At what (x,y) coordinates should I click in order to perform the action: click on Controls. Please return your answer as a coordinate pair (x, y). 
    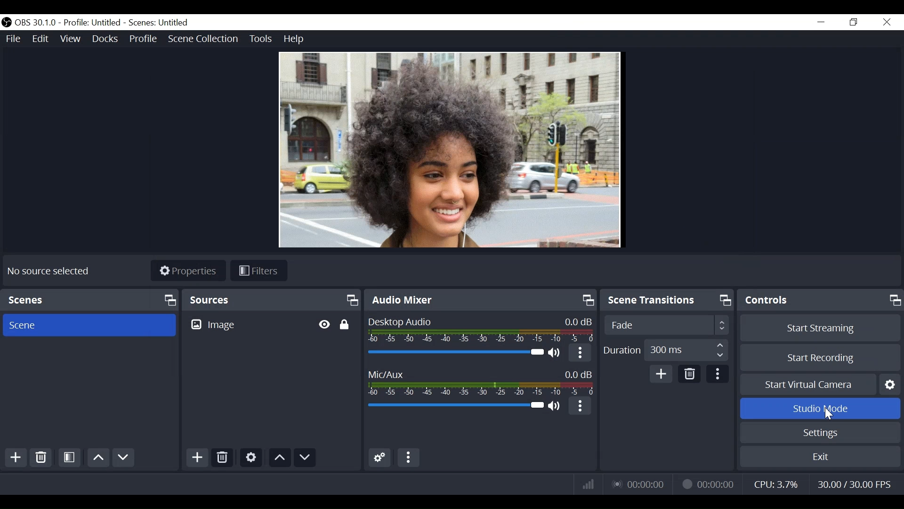
    Looking at the image, I should click on (820, 301).